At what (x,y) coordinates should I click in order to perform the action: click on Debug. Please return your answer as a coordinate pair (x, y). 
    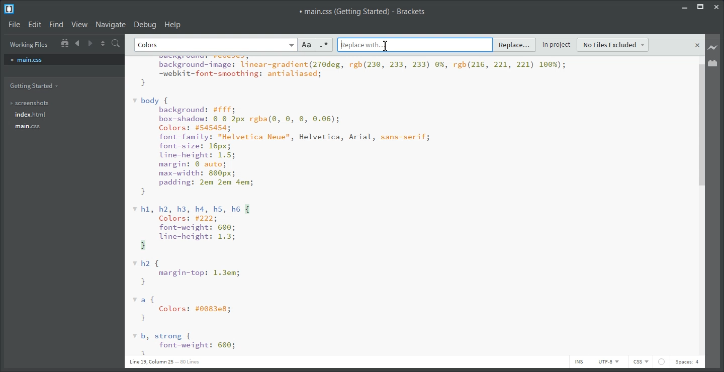
    Looking at the image, I should click on (145, 24).